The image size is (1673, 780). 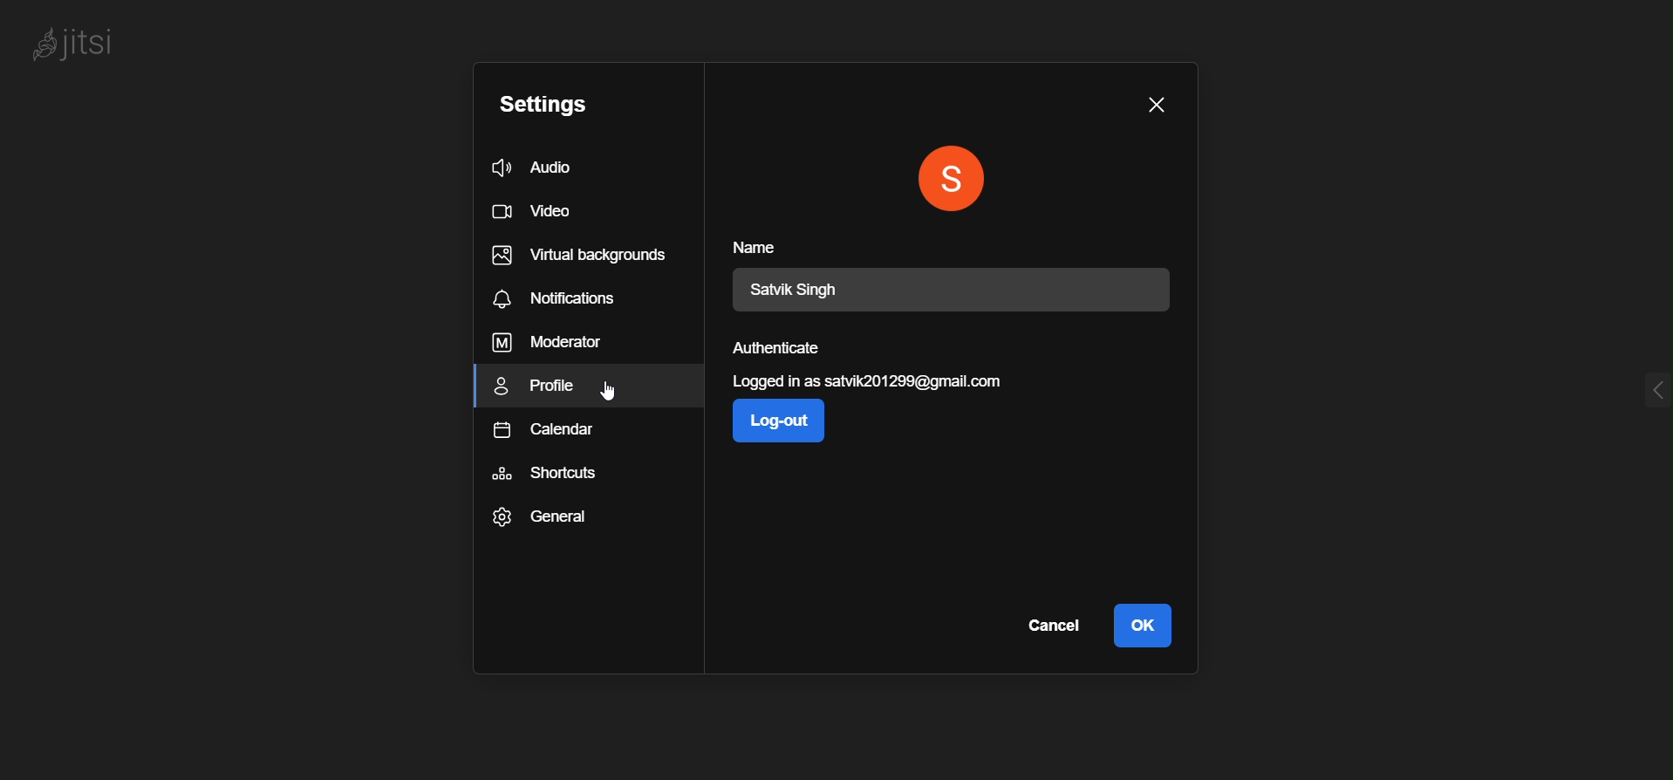 I want to click on general, so click(x=543, y=519).